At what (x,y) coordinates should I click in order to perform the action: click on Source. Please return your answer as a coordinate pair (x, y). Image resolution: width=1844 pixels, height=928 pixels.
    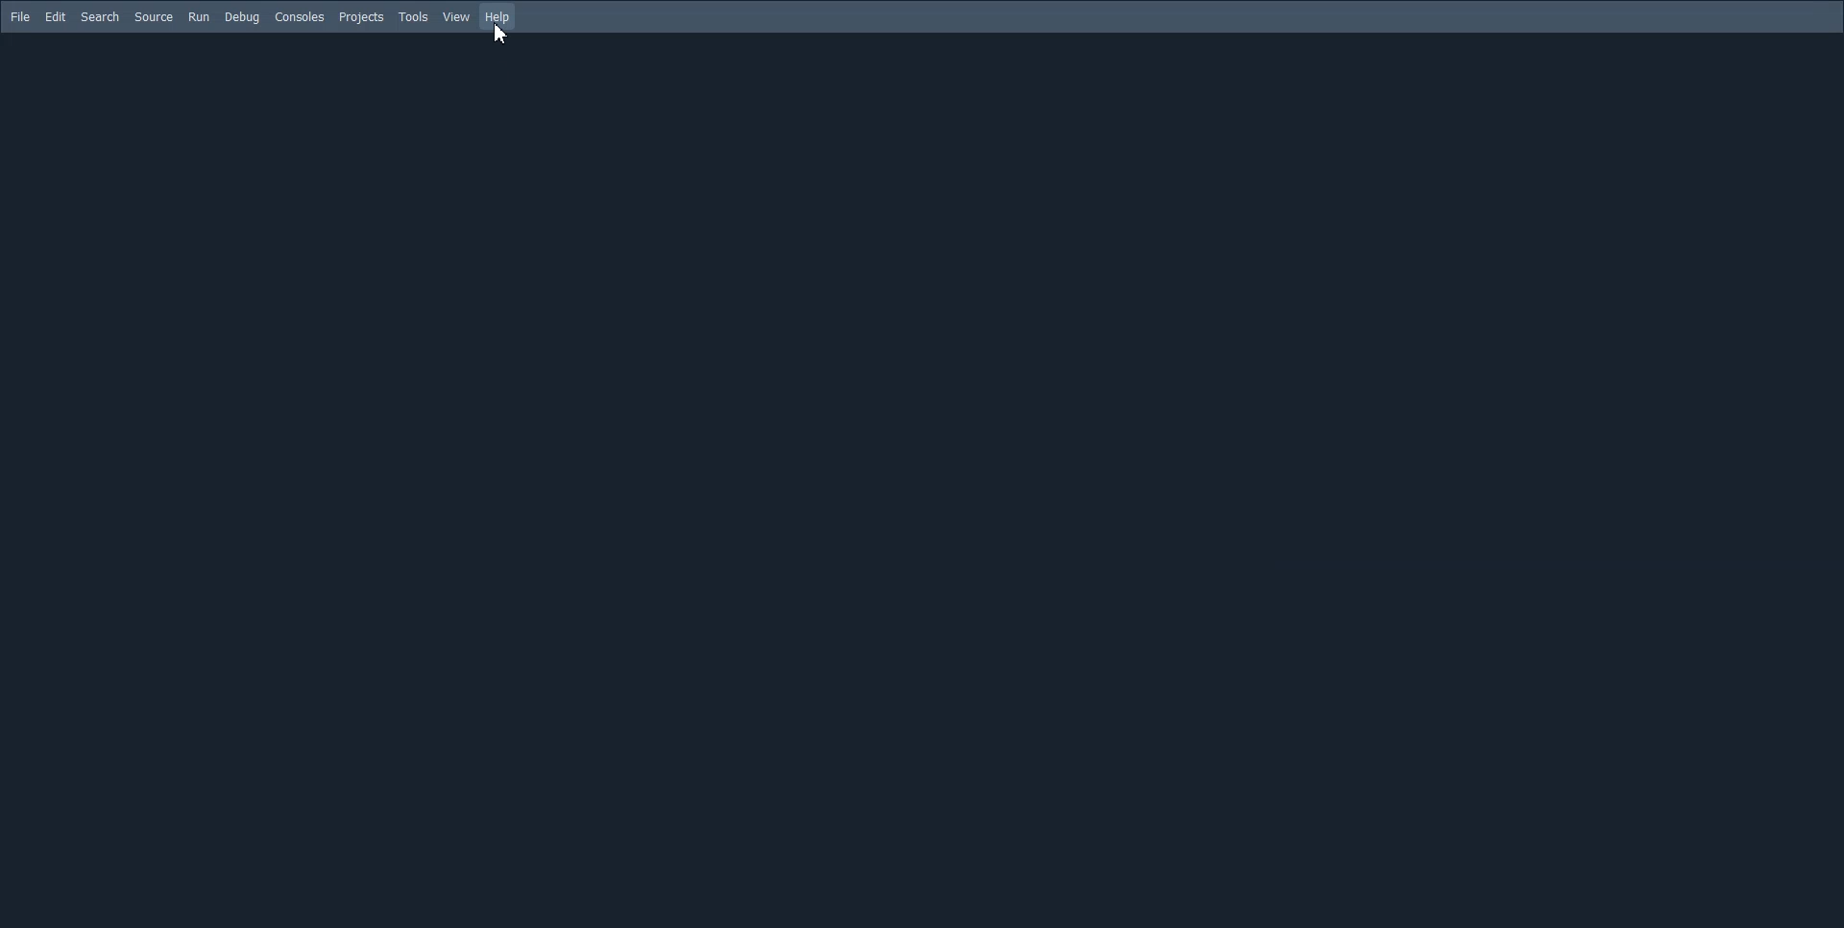
    Looking at the image, I should click on (154, 17).